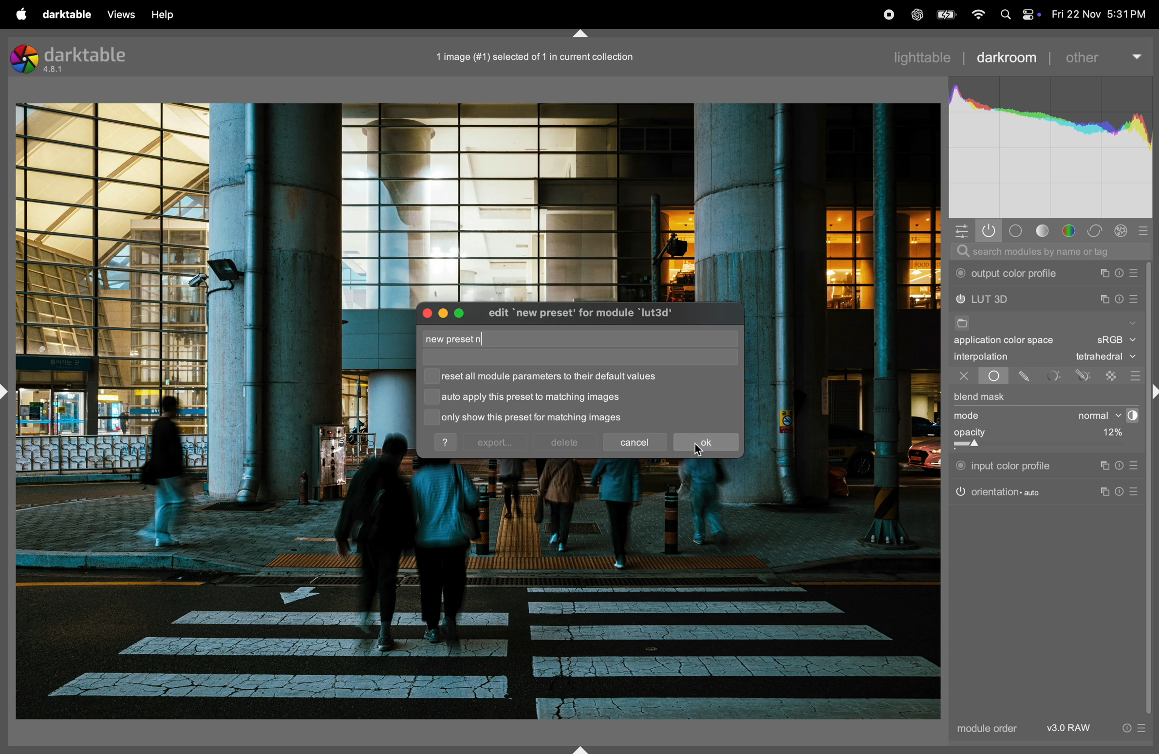 The width and height of the screenshot is (1159, 754). Describe the element at coordinates (1107, 492) in the screenshot. I see `instance` at that location.